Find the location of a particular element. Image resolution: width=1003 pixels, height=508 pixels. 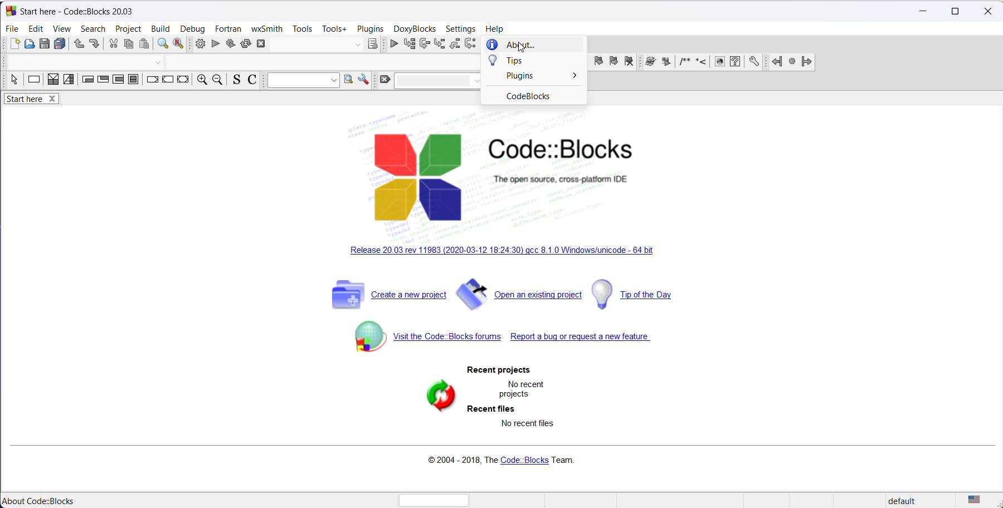

dropdown button is located at coordinates (157, 61).